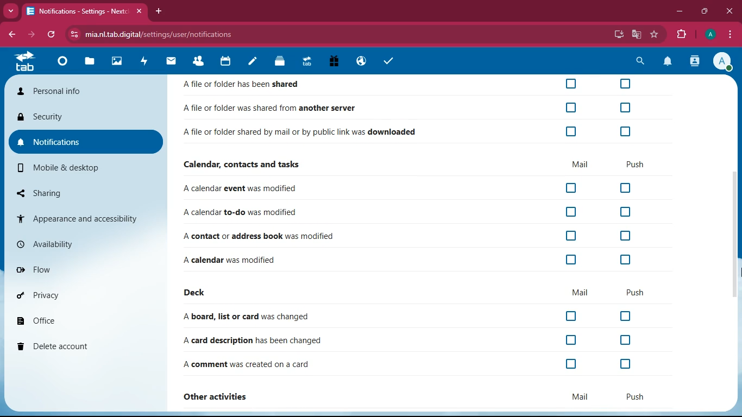 The height and width of the screenshot is (417, 742). What do you see at coordinates (573, 106) in the screenshot?
I see `off` at bounding box center [573, 106].